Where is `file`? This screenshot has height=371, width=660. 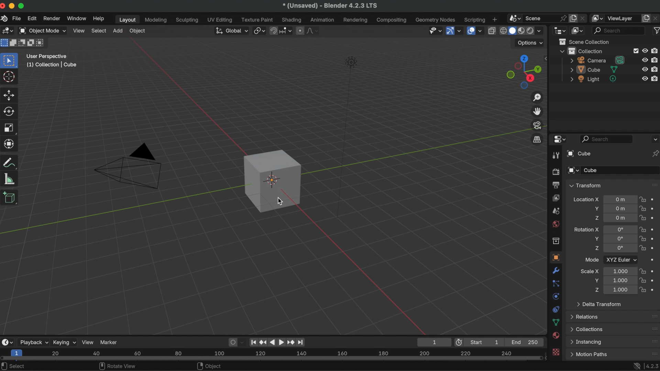 file is located at coordinates (16, 19).